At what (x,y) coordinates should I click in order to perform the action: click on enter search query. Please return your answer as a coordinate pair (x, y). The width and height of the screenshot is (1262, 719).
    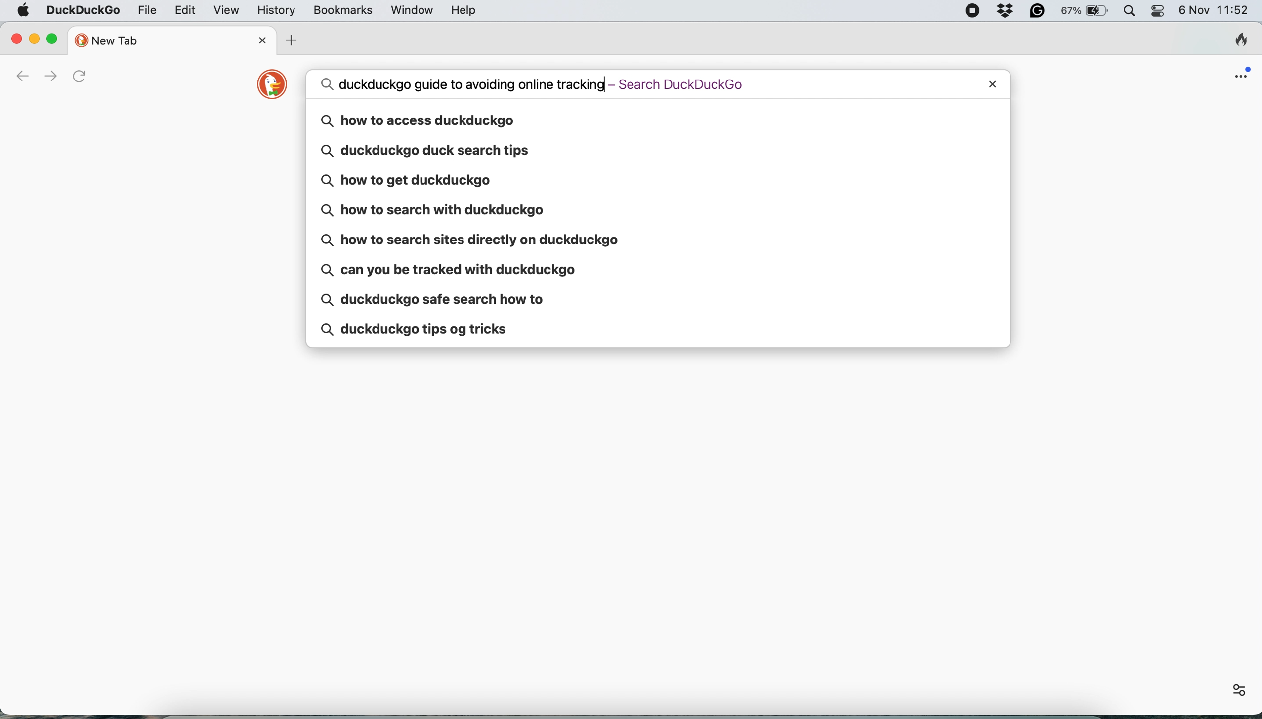
    Looking at the image, I should click on (628, 85).